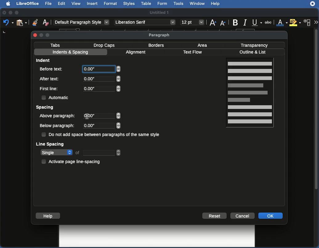  Describe the element at coordinates (101, 88) in the screenshot. I see `0.00"` at that location.